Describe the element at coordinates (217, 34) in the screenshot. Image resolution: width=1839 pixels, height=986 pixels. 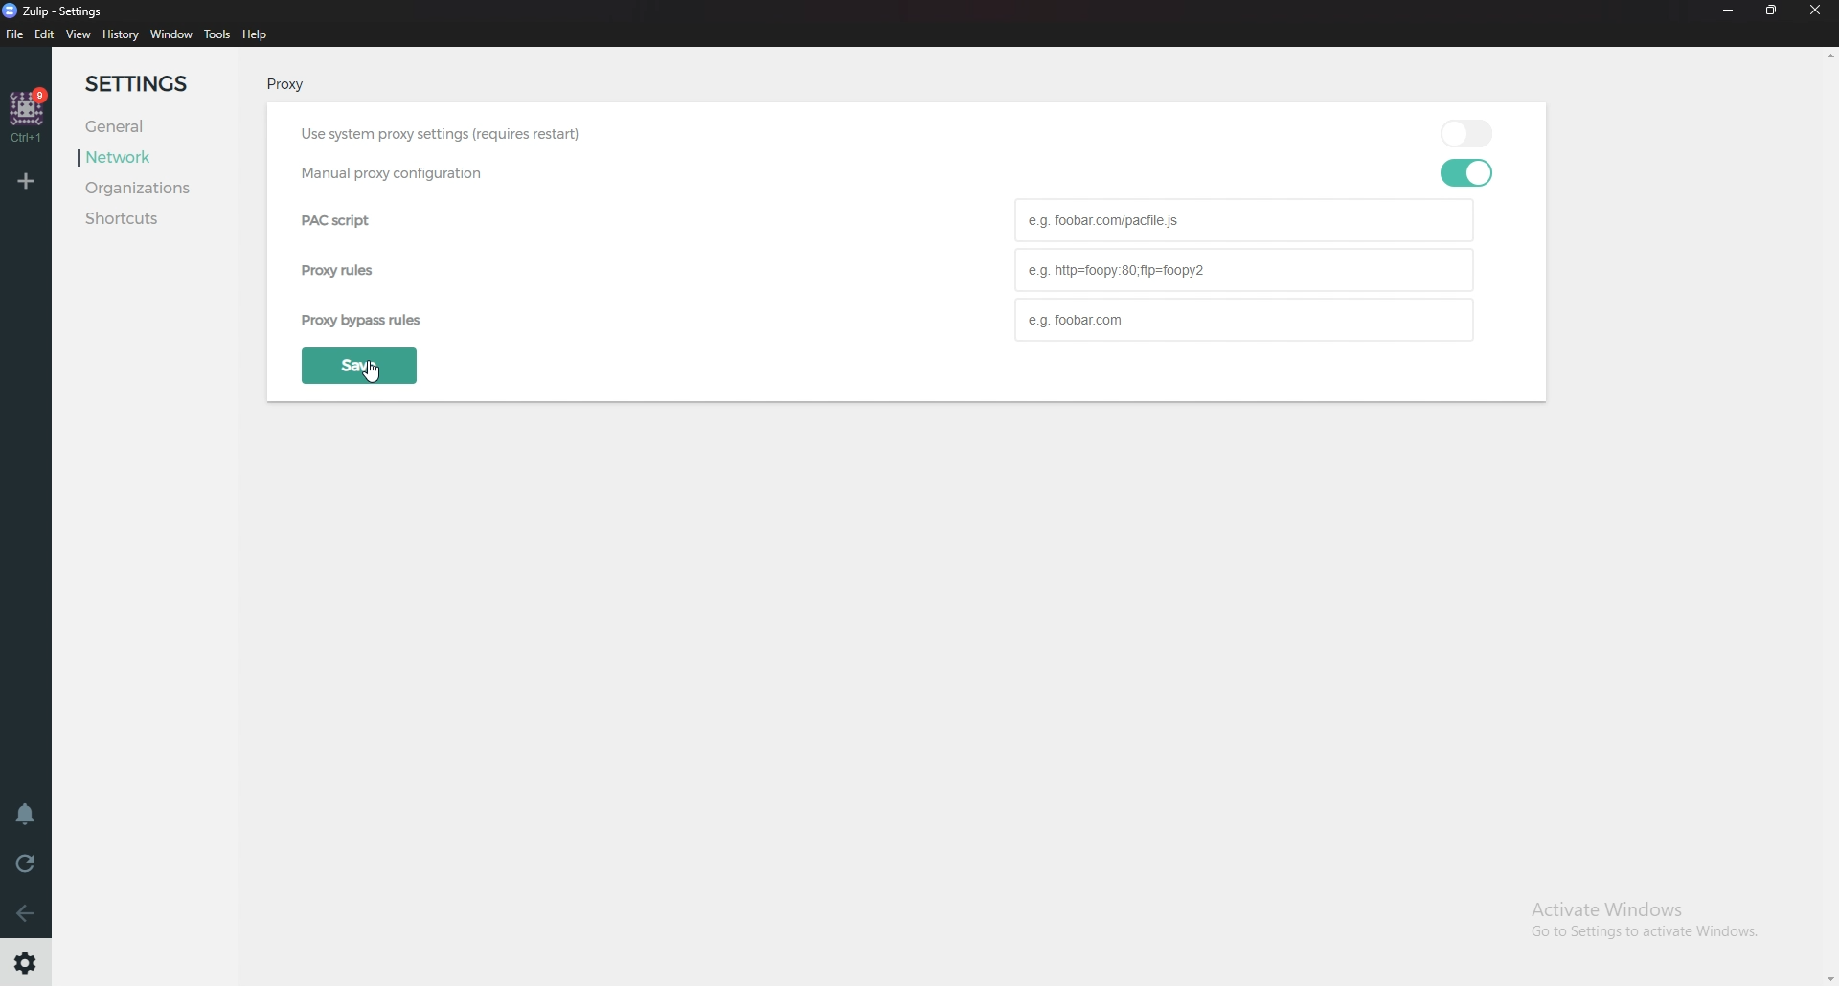
I see `Tools` at that location.